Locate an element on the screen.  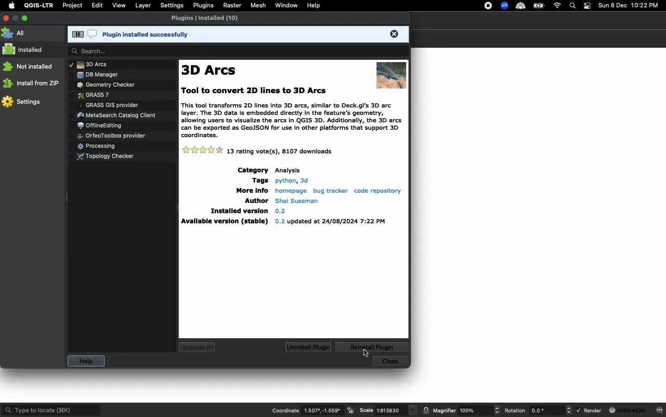
Apple is located at coordinates (10, 6).